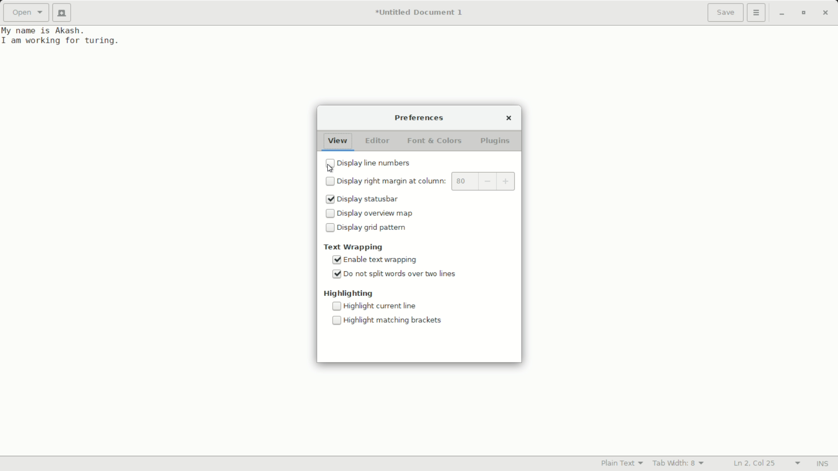 This screenshot has height=471, width=838. What do you see at coordinates (507, 180) in the screenshot?
I see `inccrease` at bounding box center [507, 180].